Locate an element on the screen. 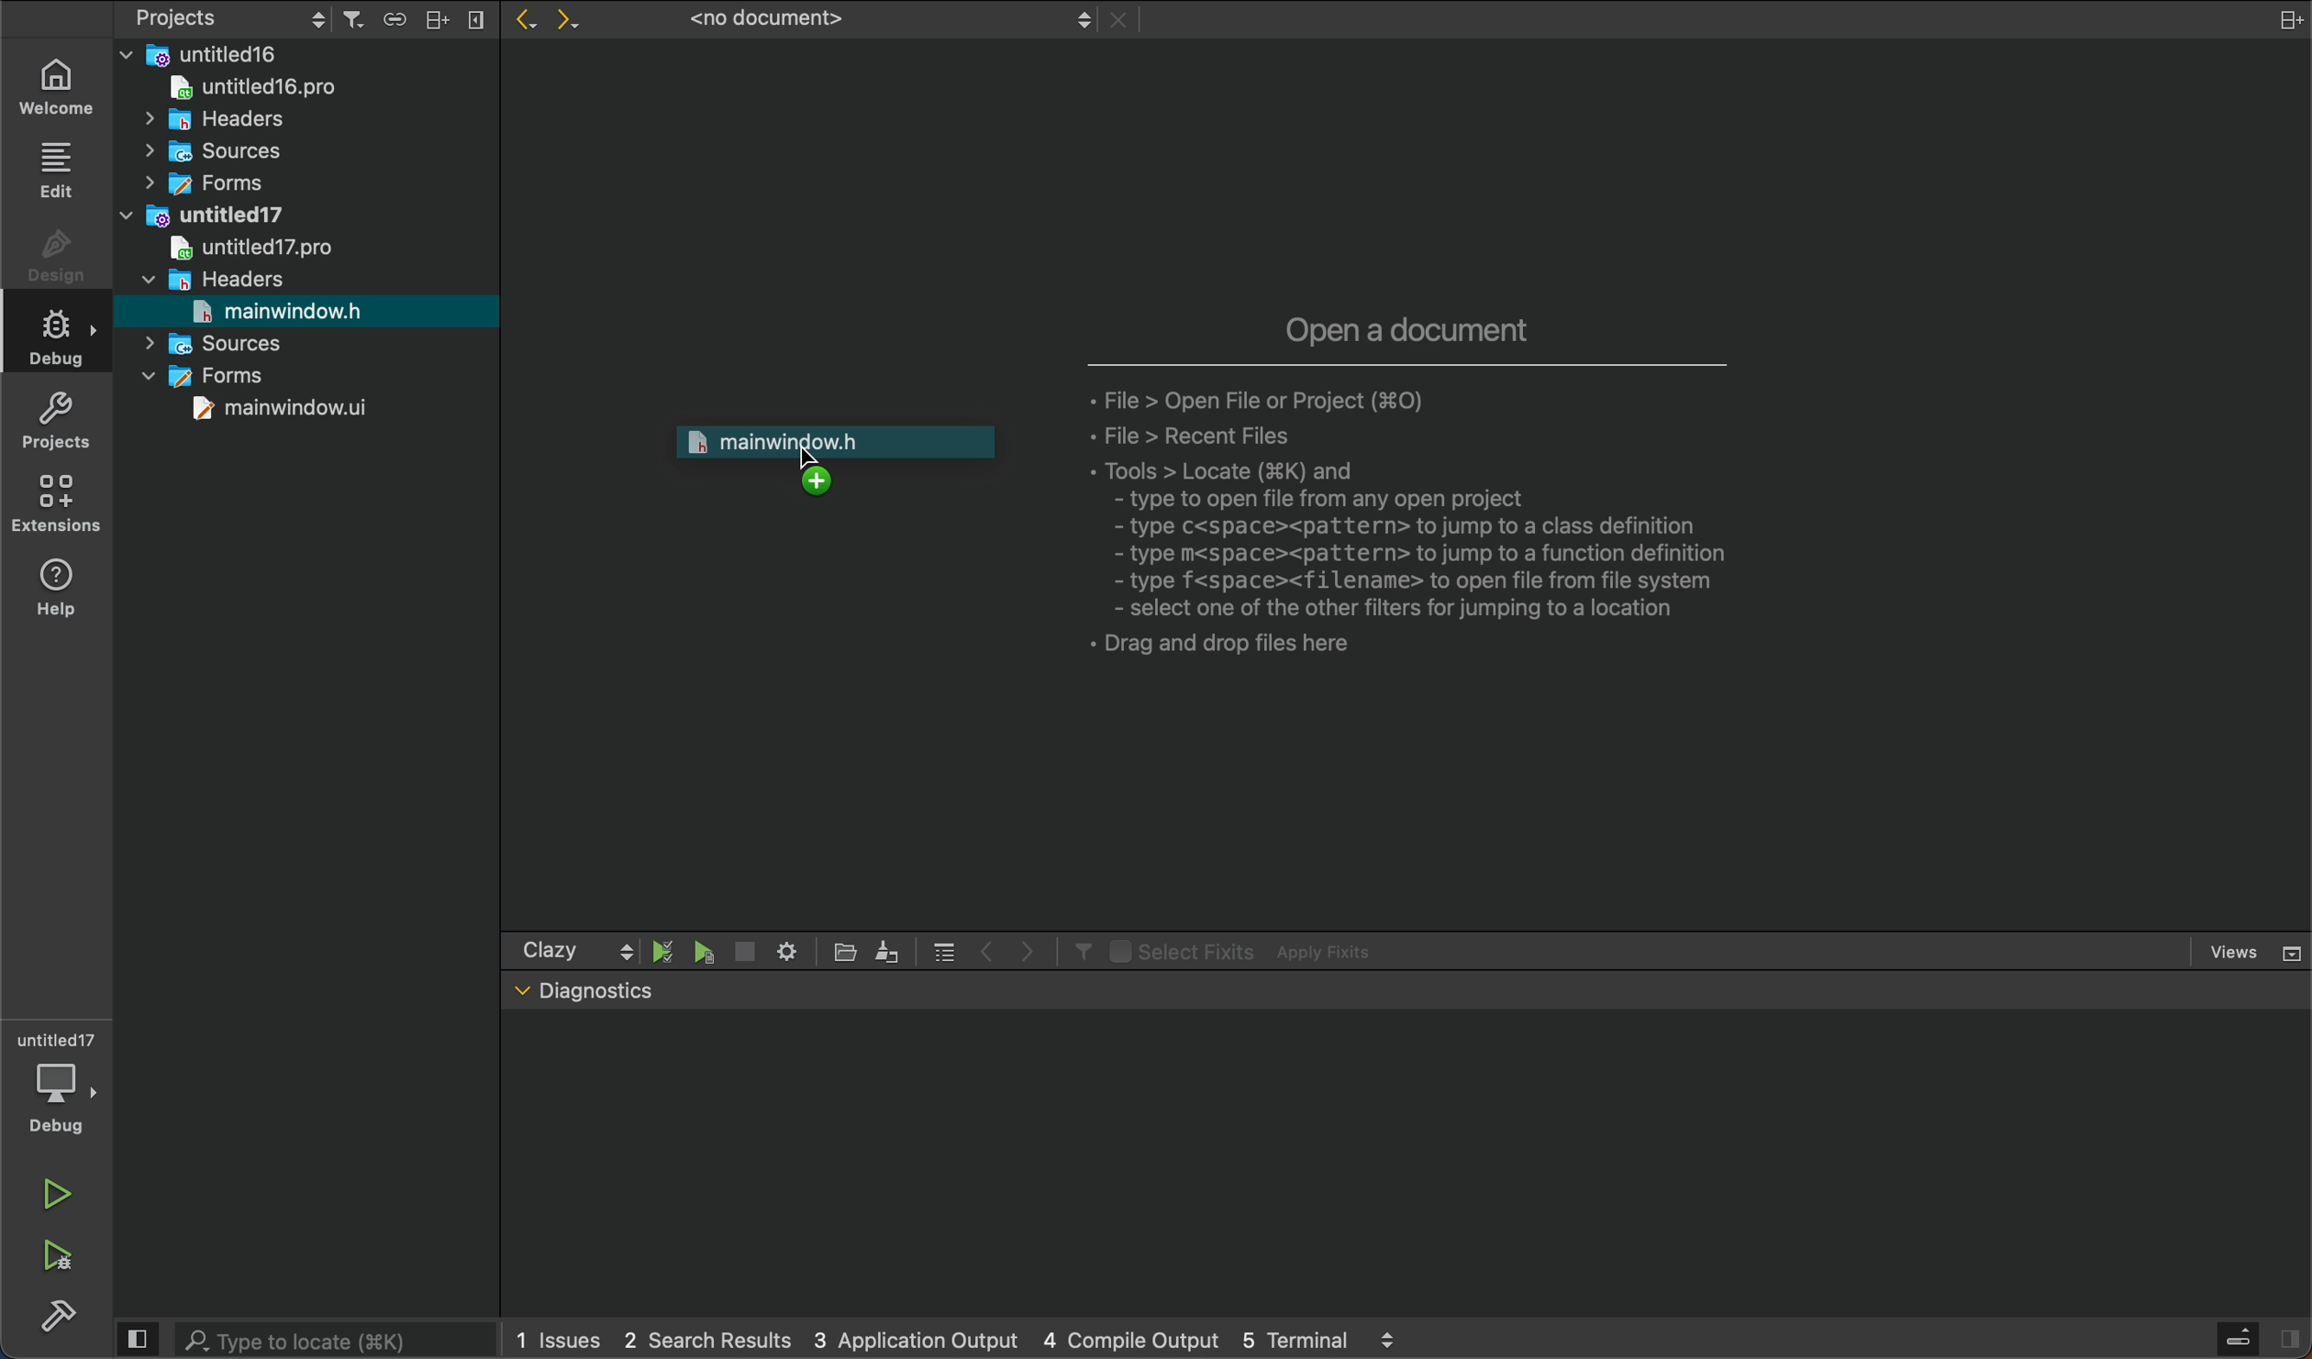 The height and width of the screenshot is (1359, 2312). Close is located at coordinates (1123, 20).